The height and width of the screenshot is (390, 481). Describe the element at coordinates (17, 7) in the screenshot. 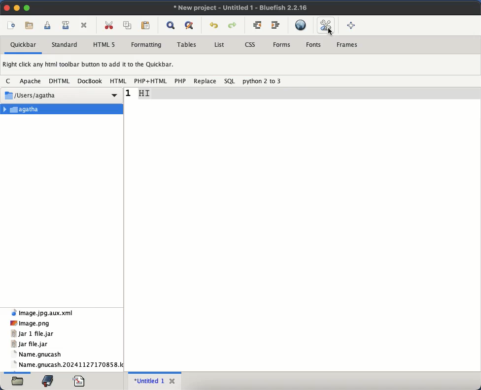

I see `minimize` at that location.